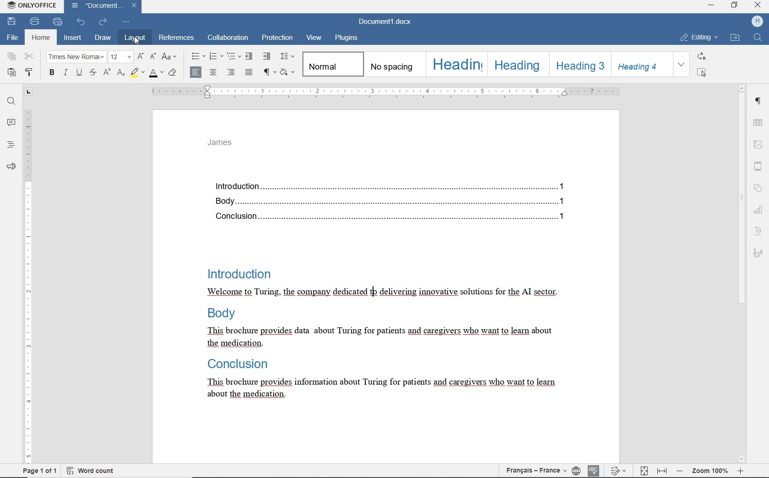  What do you see at coordinates (40, 38) in the screenshot?
I see `home` at bounding box center [40, 38].